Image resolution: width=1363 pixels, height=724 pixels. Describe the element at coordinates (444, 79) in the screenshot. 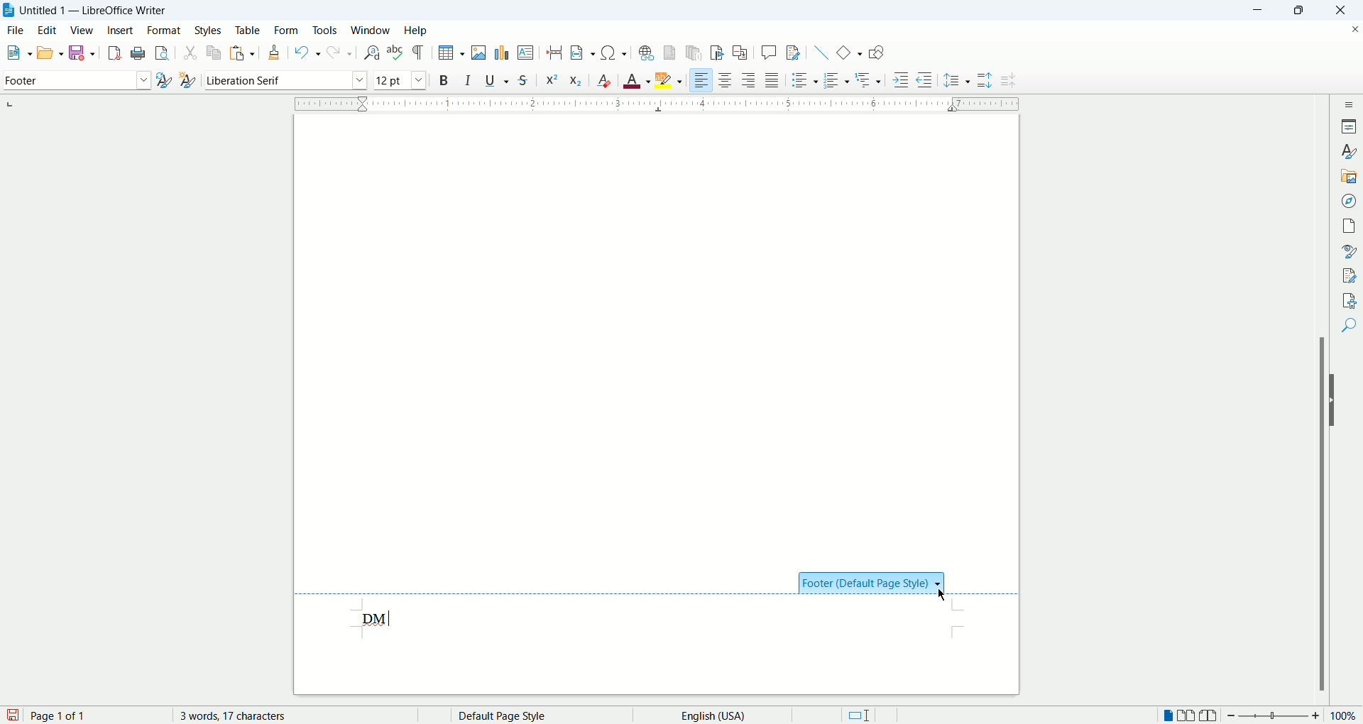

I see `bold` at that location.